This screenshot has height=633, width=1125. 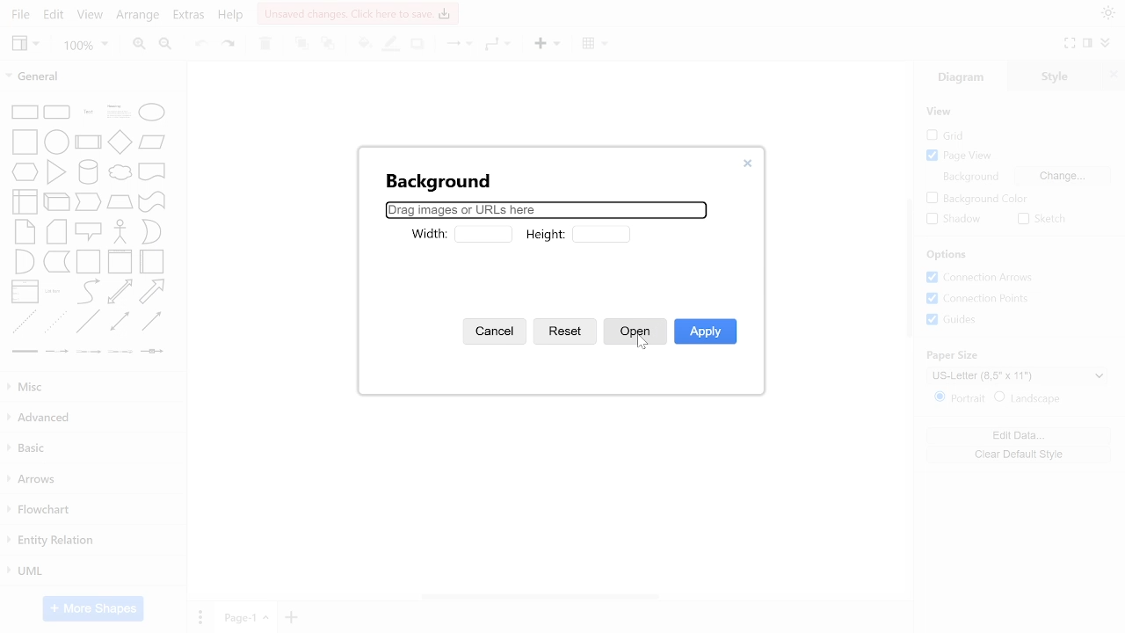 What do you see at coordinates (1113, 76) in the screenshot?
I see `close` at bounding box center [1113, 76].